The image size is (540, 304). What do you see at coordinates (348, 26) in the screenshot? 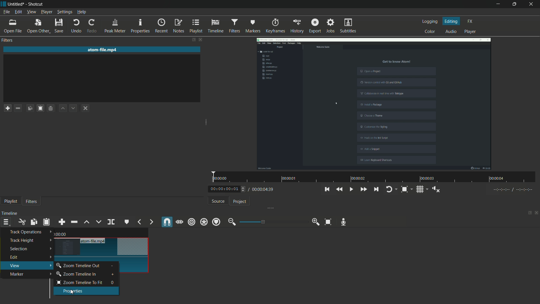
I see `subtitles` at bounding box center [348, 26].